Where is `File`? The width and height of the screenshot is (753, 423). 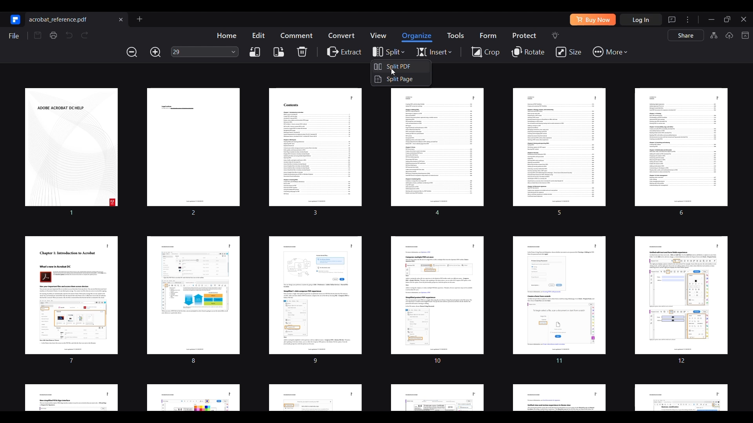 File is located at coordinates (13, 36).